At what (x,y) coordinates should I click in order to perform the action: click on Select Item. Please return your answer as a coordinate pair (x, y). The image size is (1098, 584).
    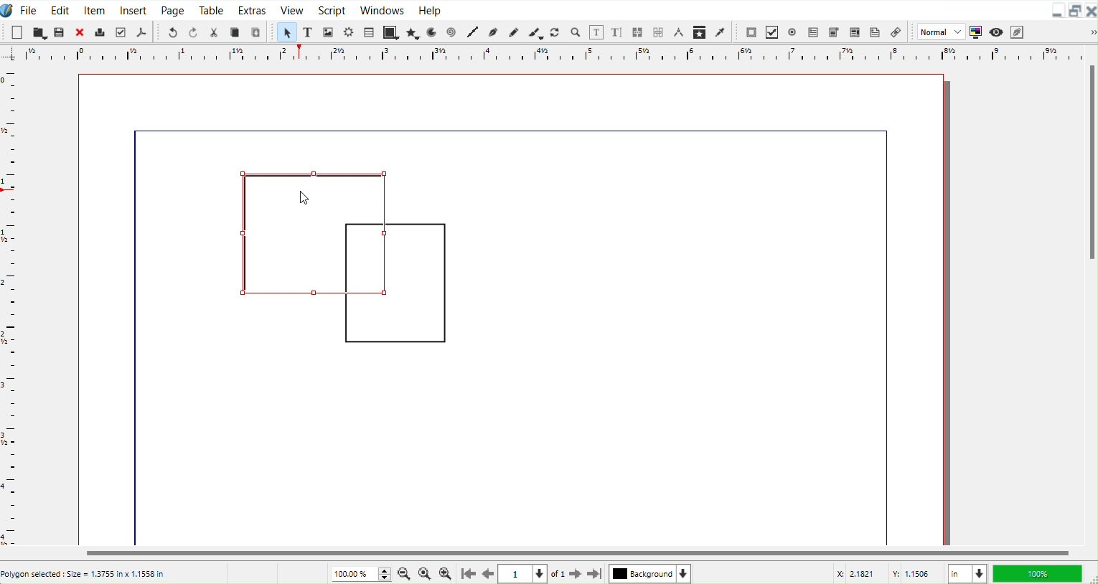
    Looking at the image, I should click on (287, 32).